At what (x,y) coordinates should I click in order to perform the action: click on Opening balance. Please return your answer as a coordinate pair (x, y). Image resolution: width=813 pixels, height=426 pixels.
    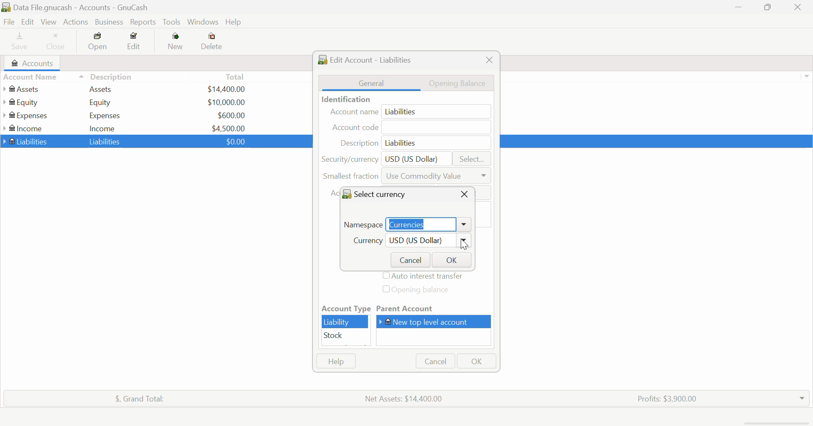
    Looking at the image, I should click on (423, 290).